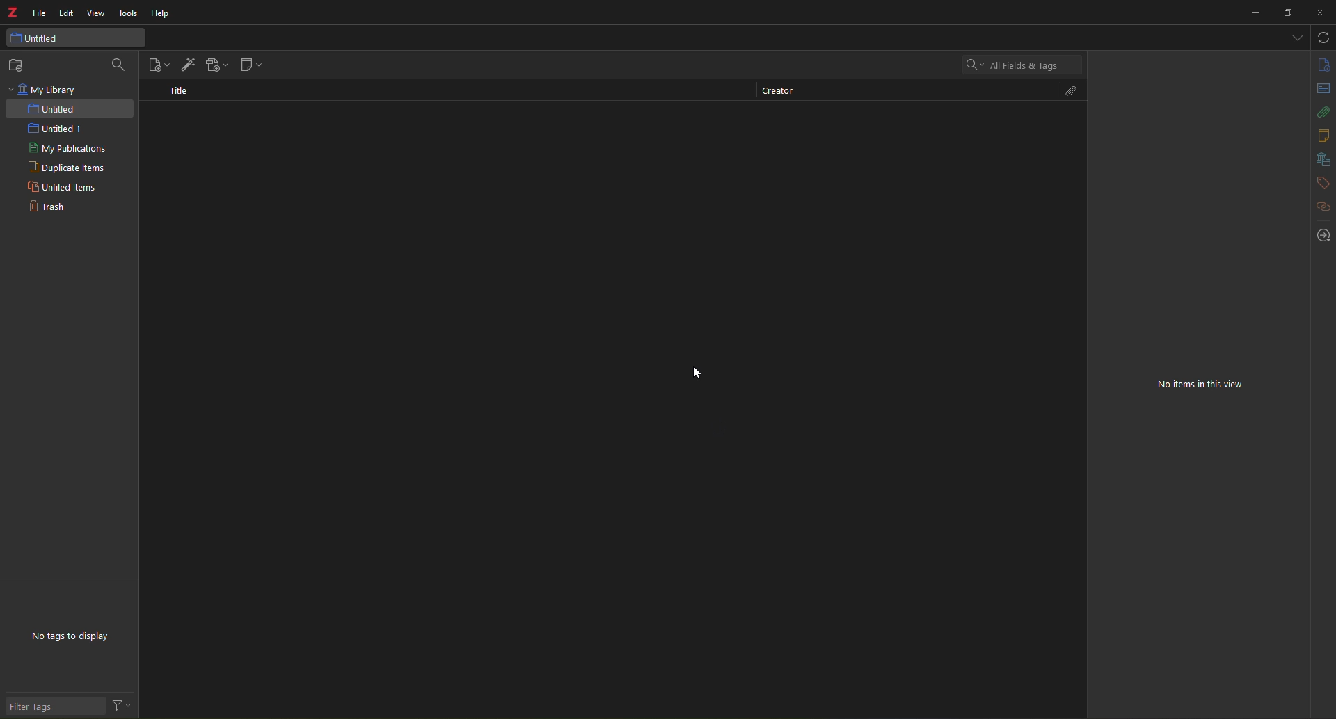 This screenshot has width=1336, height=719. What do you see at coordinates (1322, 160) in the screenshot?
I see `library` at bounding box center [1322, 160].